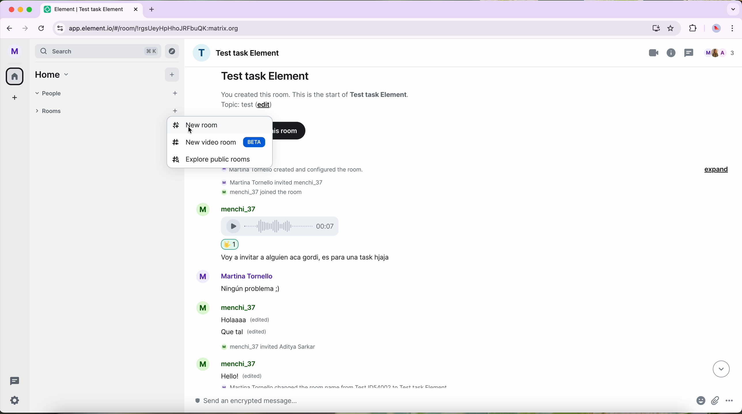 The height and width of the screenshot is (414, 742). I want to click on maximize, so click(30, 9).